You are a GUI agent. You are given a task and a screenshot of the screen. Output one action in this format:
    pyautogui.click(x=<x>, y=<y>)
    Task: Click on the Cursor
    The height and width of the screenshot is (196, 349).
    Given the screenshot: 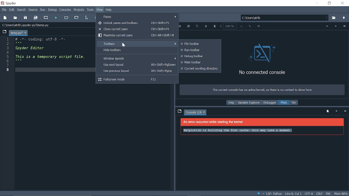 What is the action you would take?
    pyautogui.click(x=123, y=45)
    